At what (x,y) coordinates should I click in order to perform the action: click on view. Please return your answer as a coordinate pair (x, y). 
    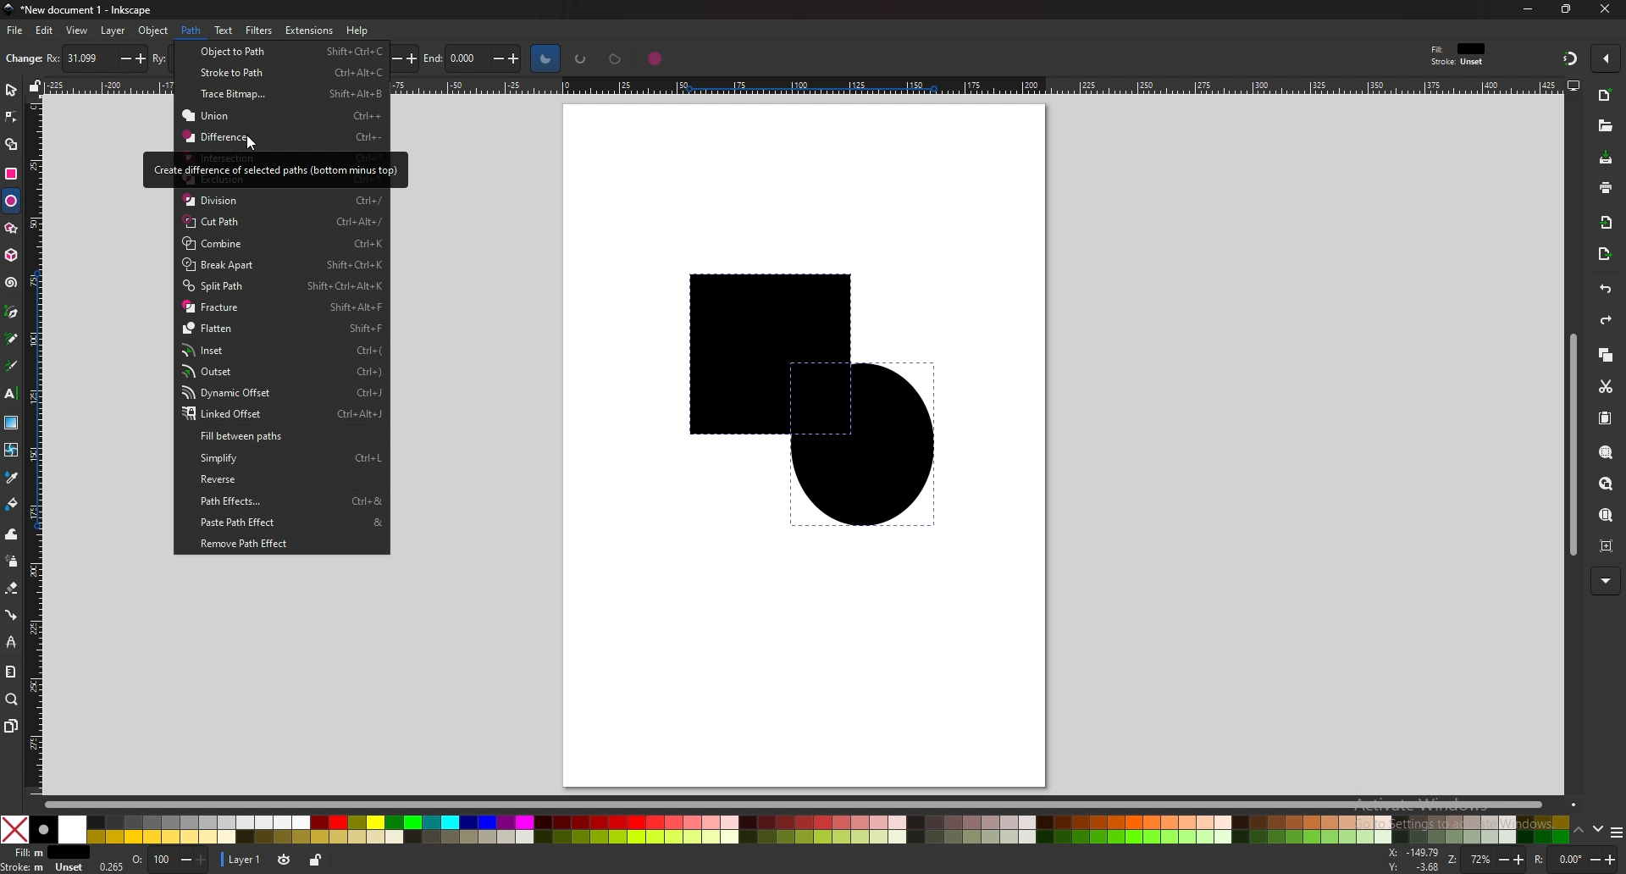
    Looking at the image, I should click on (78, 30).